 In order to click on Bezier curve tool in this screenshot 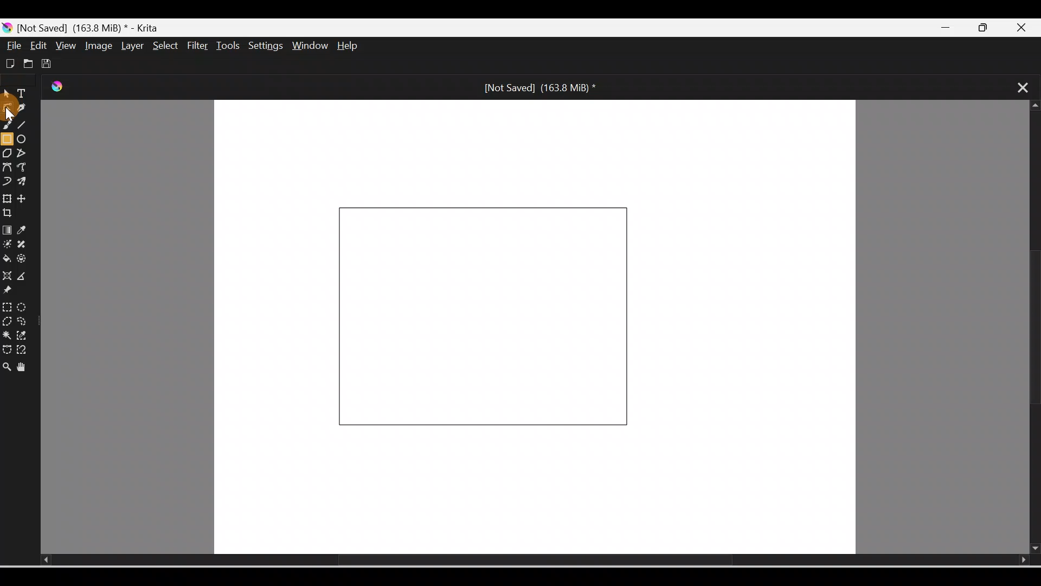, I will do `click(8, 167)`.